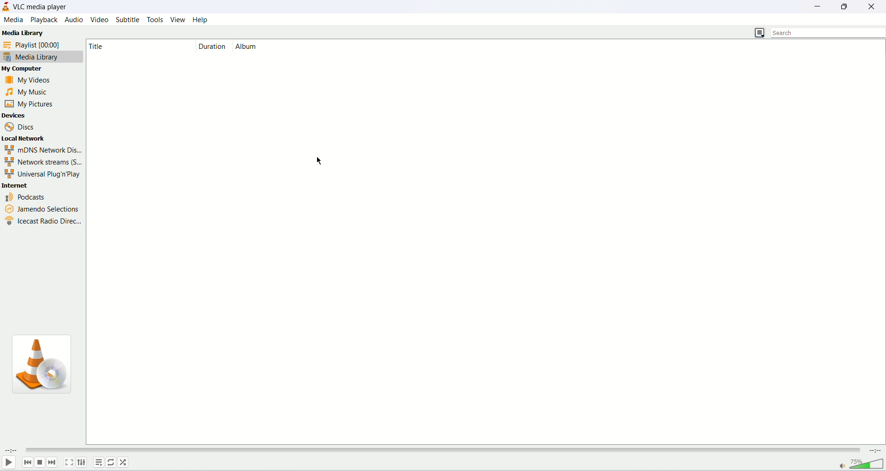 The width and height of the screenshot is (886, 471). Describe the element at coordinates (200, 20) in the screenshot. I see `help` at that location.